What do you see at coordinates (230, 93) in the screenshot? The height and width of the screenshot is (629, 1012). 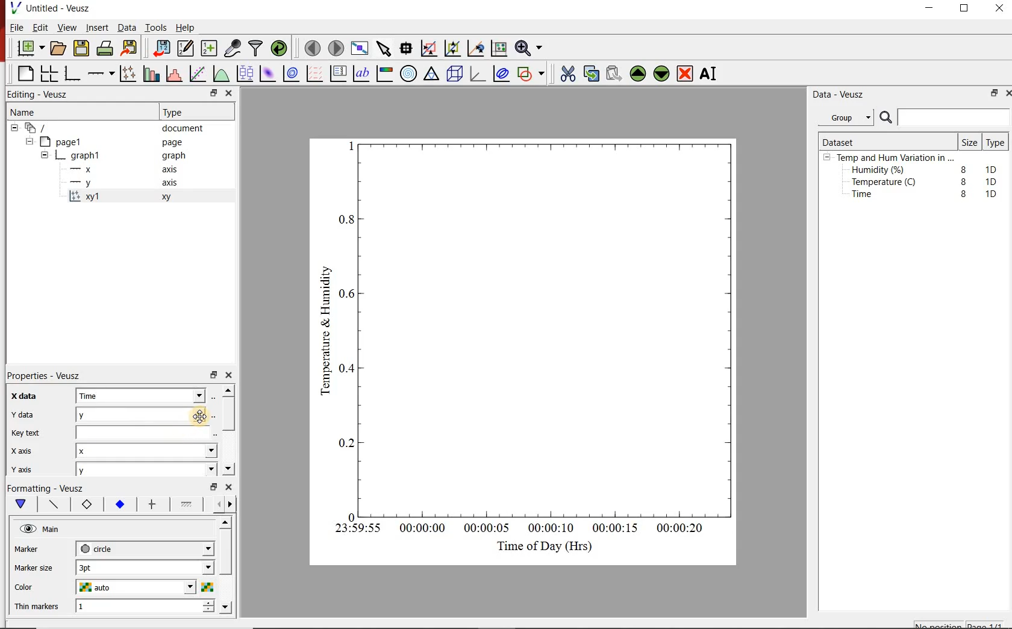 I see `close` at bounding box center [230, 93].